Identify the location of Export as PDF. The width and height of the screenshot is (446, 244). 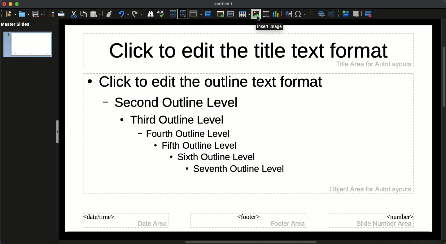
(51, 15).